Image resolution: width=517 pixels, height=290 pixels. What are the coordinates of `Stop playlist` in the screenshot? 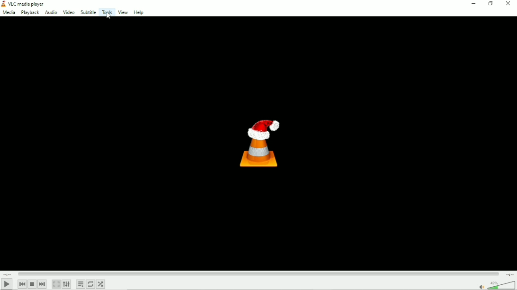 It's located at (32, 284).